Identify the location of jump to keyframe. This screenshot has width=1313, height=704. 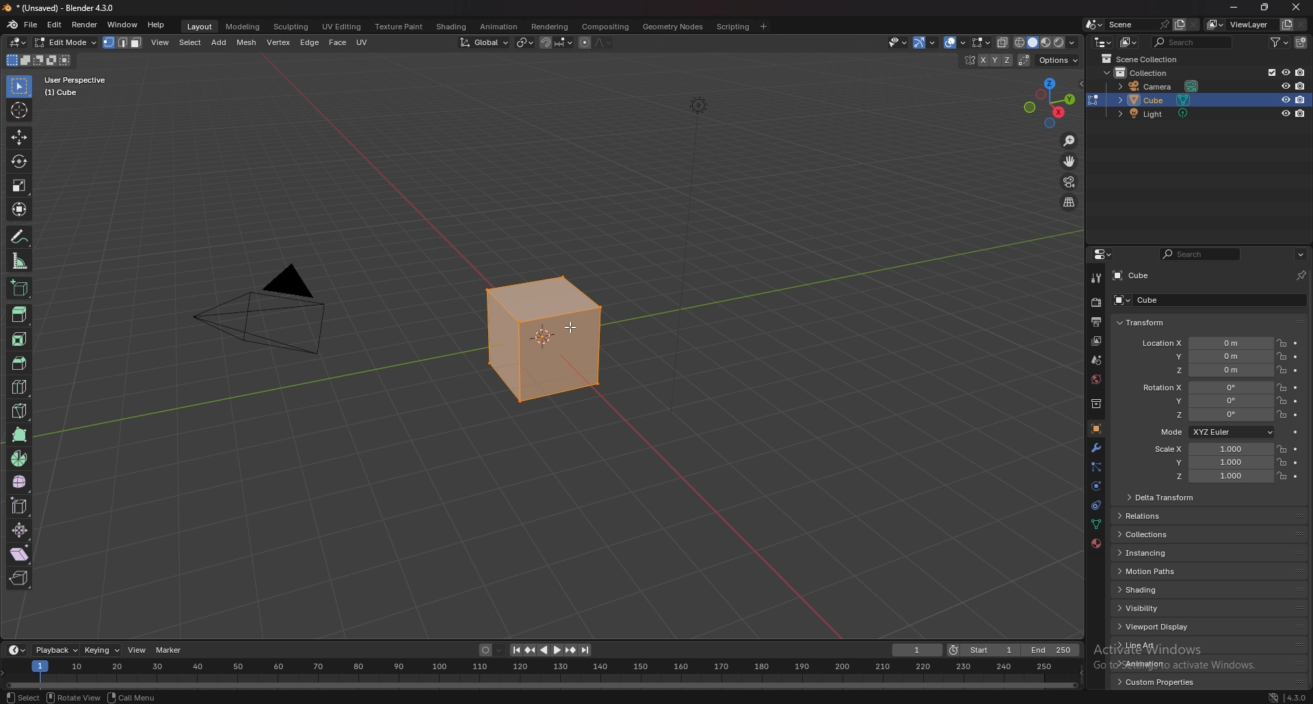
(571, 650).